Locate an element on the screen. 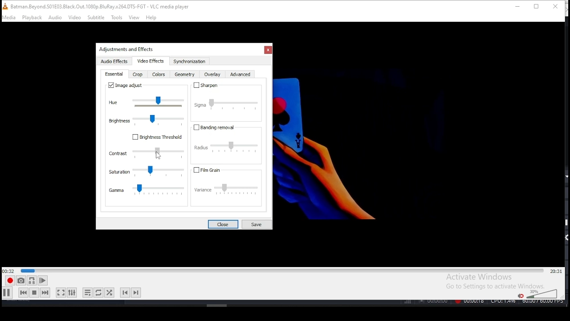 The image size is (570, 321). loop between point A and point B continuously. Click to set point A is located at coordinates (31, 281).